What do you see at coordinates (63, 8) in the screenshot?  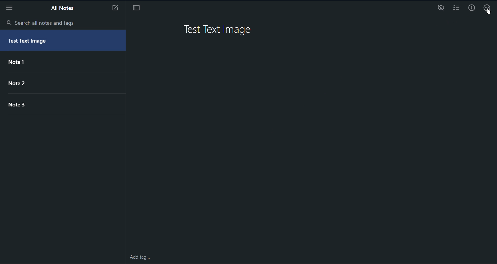 I see `All Notes` at bounding box center [63, 8].